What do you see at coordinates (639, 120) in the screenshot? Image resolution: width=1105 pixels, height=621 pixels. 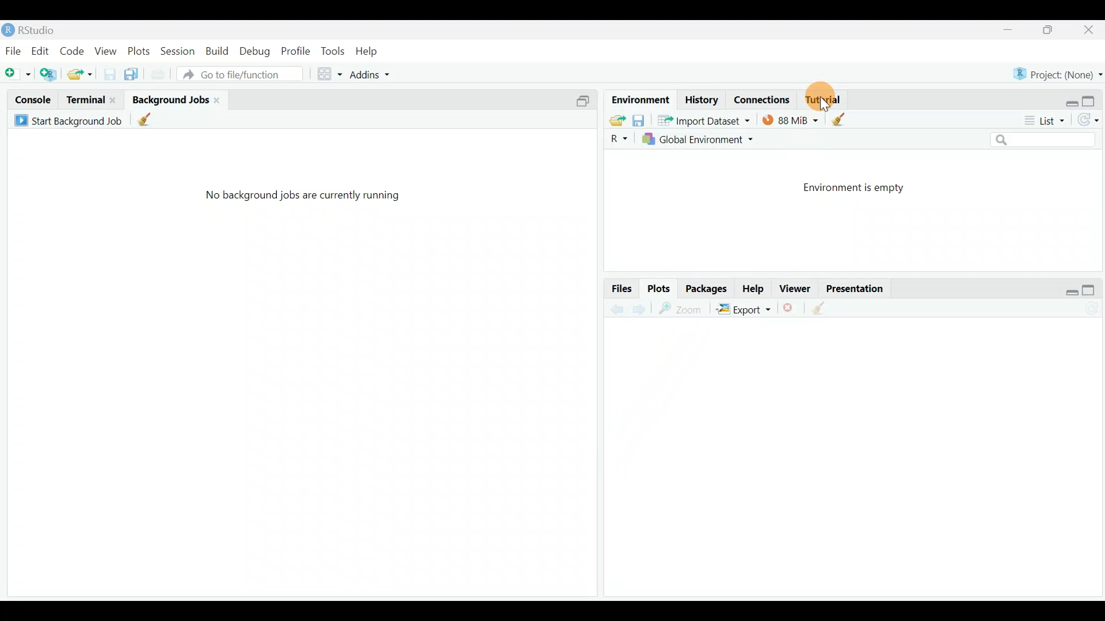 I see `Save workspace as` at bounding box center [639, 120].